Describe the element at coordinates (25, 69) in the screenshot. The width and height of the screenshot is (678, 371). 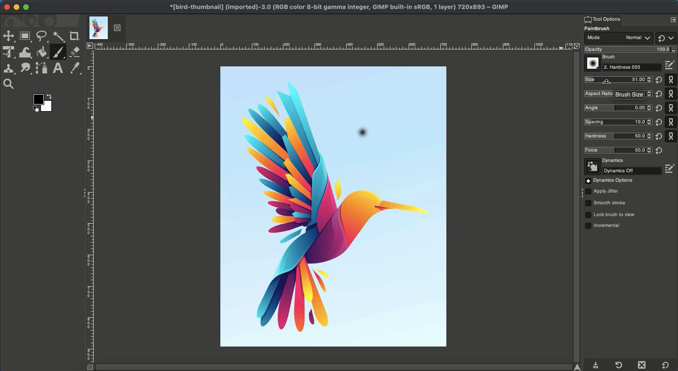
I see `Smudge` at that location.